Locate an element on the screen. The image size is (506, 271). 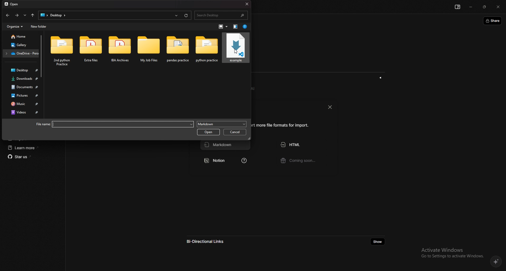
Activate Windows
Go to Settings to activate Windows. is located at coordinates (451, 252).